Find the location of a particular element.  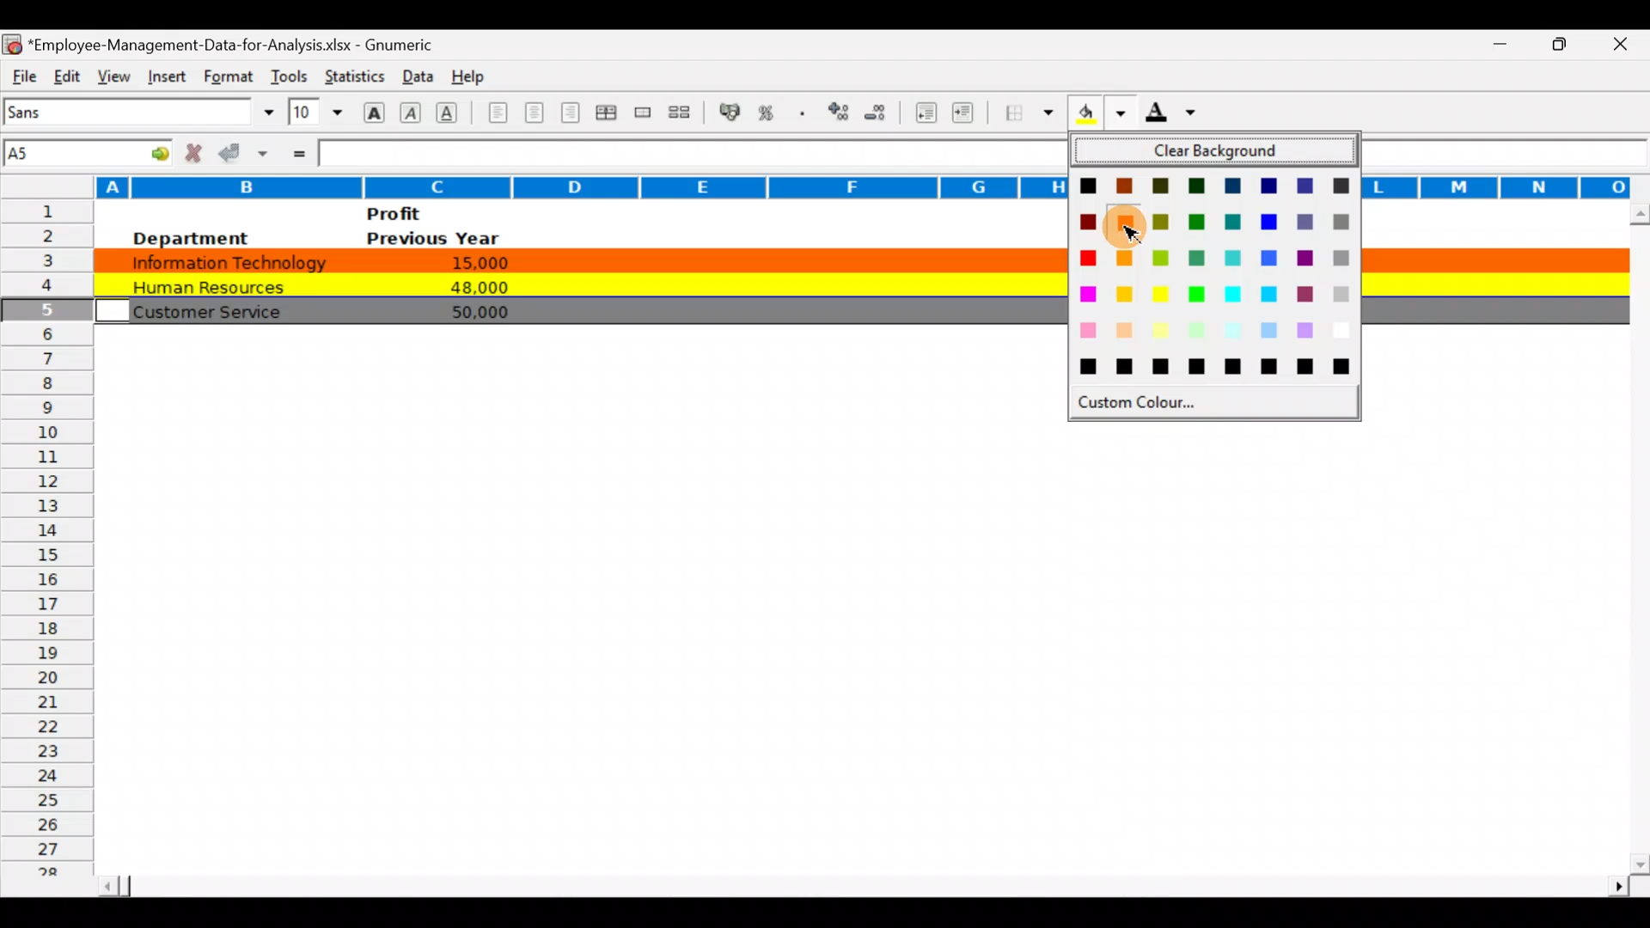

Minimize is located at coordinates (1490, 45).